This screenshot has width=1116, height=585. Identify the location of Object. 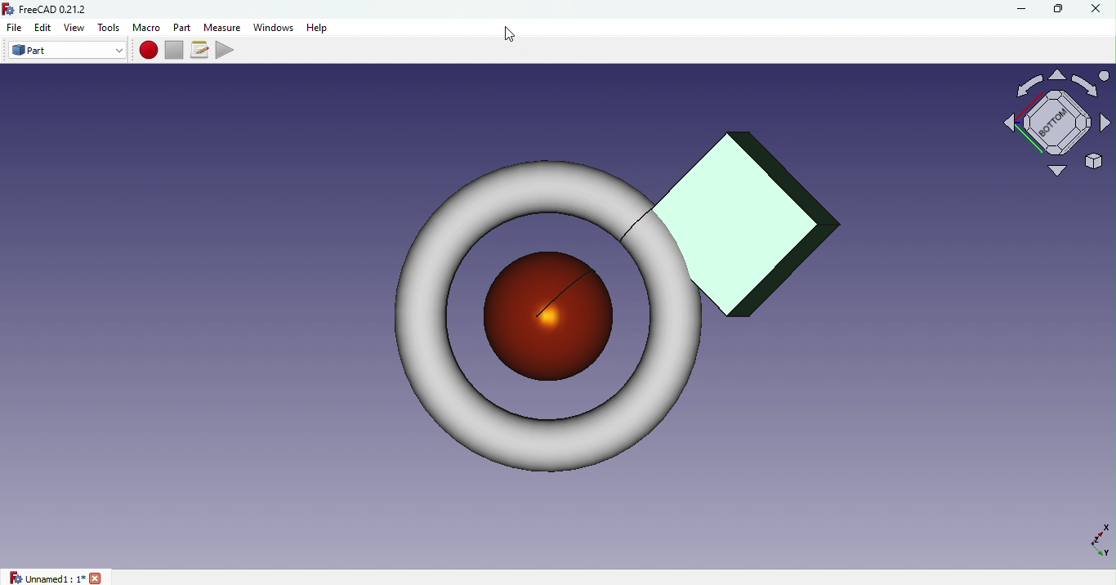
(608, 301).